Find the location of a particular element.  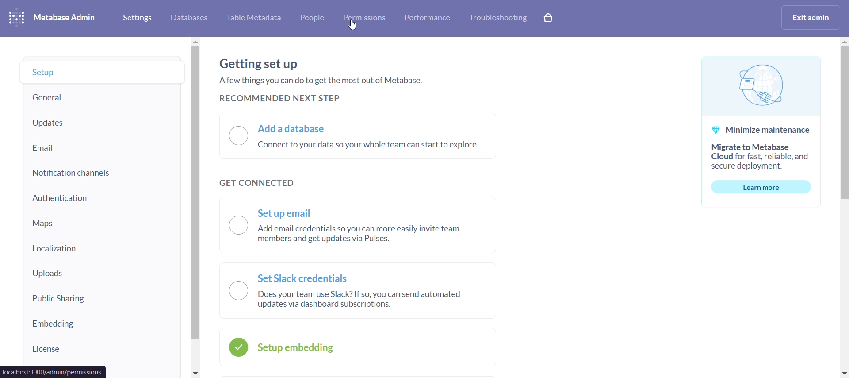

permissions is located at coordinates (363, 19).